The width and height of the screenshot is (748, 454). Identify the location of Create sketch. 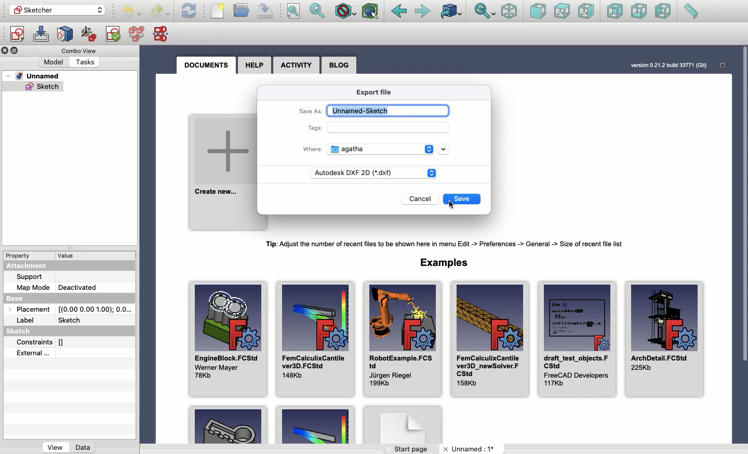
(16, 34).